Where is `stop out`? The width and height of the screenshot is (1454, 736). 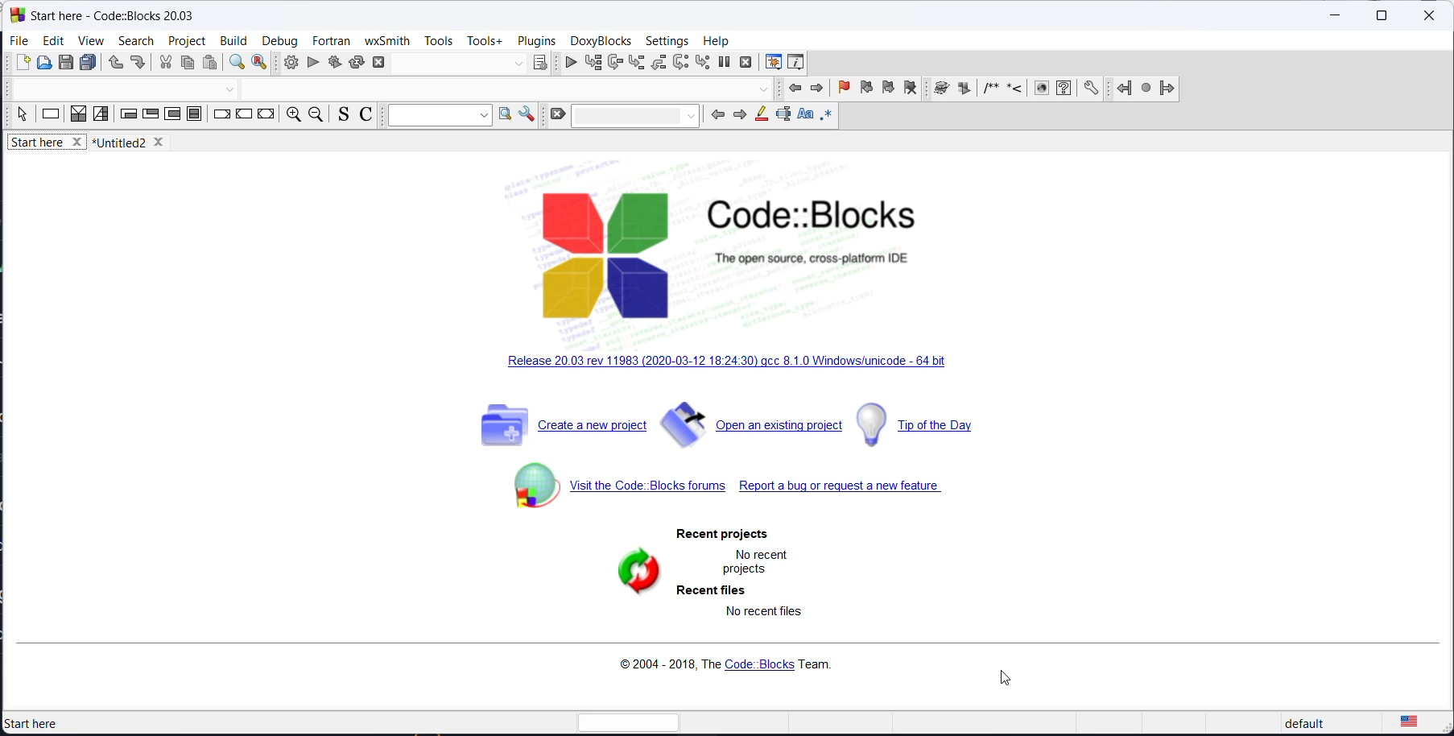 stop out is located at coordinates (660, 62).